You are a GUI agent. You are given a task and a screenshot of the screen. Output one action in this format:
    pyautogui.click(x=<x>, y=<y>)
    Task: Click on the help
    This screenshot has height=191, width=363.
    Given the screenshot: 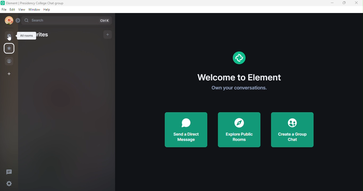 What is the action you would take?
    pyautogui.click(x=47, y=10)
    